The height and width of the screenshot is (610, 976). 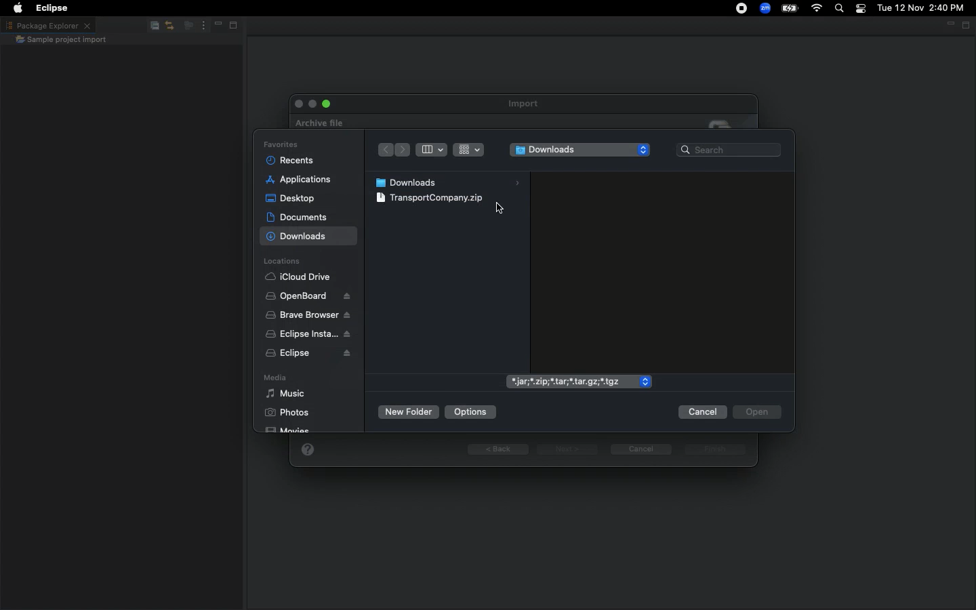 I want to click on Eclipse, so click(x=54, y=8).